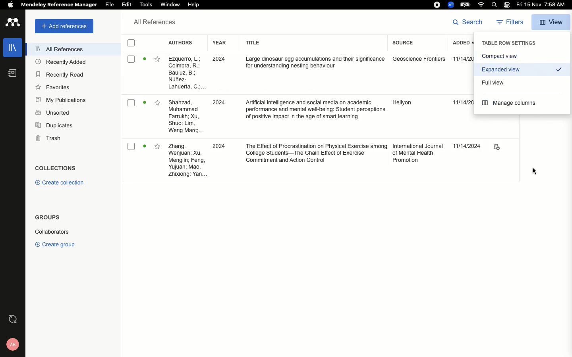  I want to click on Notebook, so click(12, 75).